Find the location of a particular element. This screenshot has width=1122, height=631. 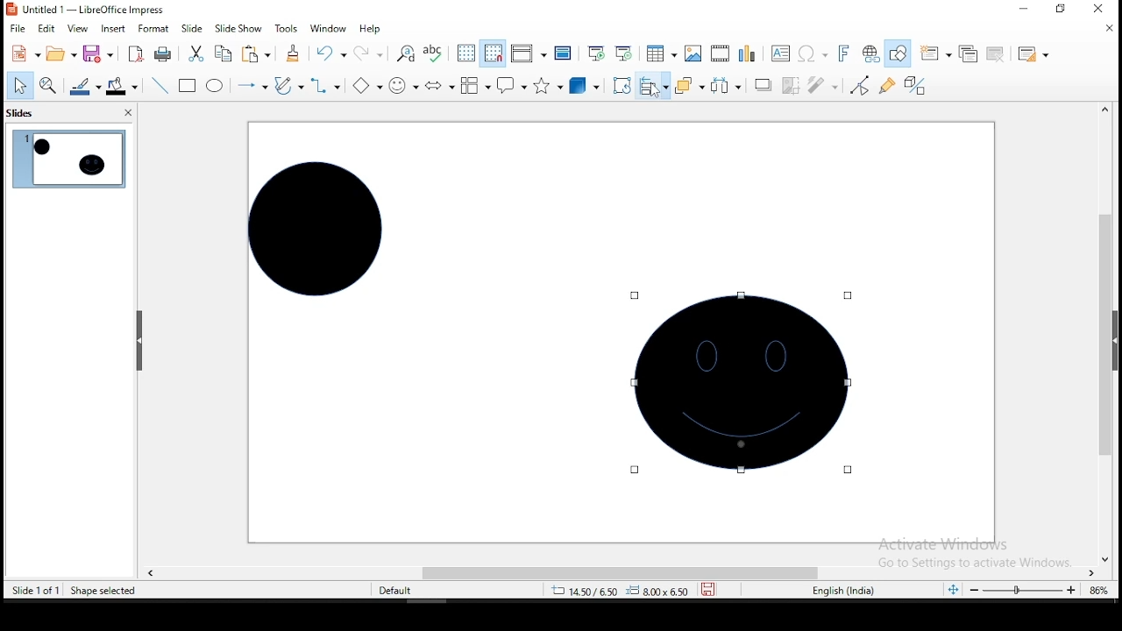

object (selected) is located at coordinates (312, 226).